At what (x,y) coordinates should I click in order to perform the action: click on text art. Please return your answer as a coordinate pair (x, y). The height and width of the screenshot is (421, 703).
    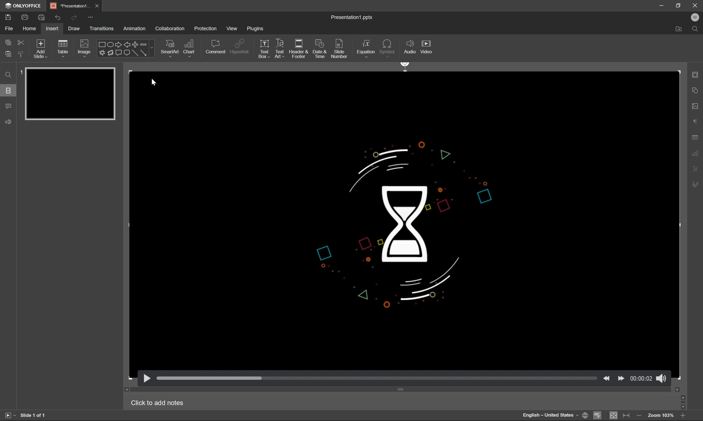
    Looking at the image, I should click on (280, 47).